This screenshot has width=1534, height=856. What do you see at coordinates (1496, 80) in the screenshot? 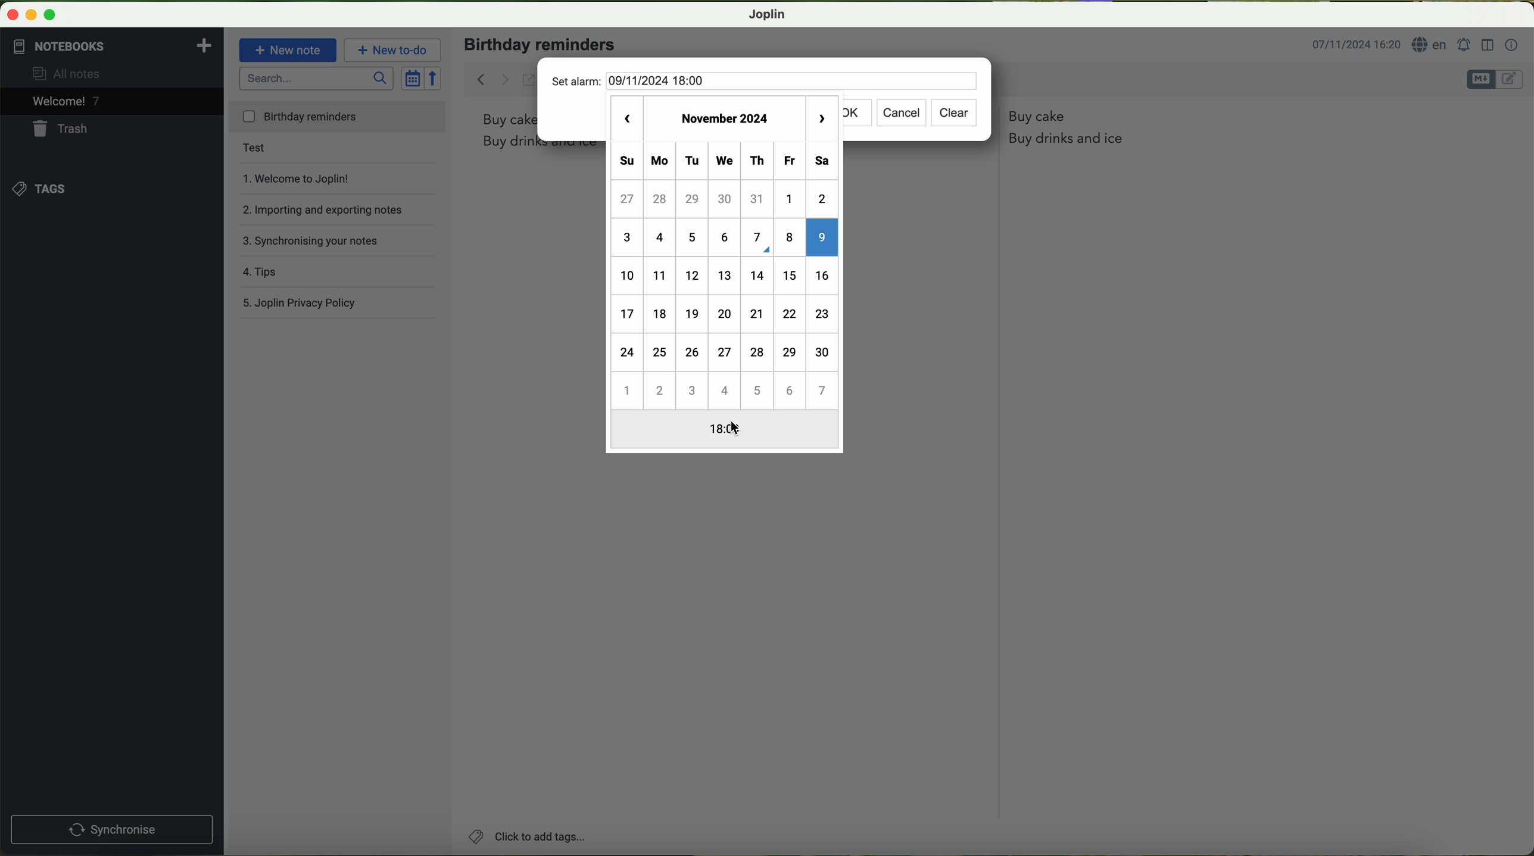
I see `toggle editors` at bounding box center [1496, 80].